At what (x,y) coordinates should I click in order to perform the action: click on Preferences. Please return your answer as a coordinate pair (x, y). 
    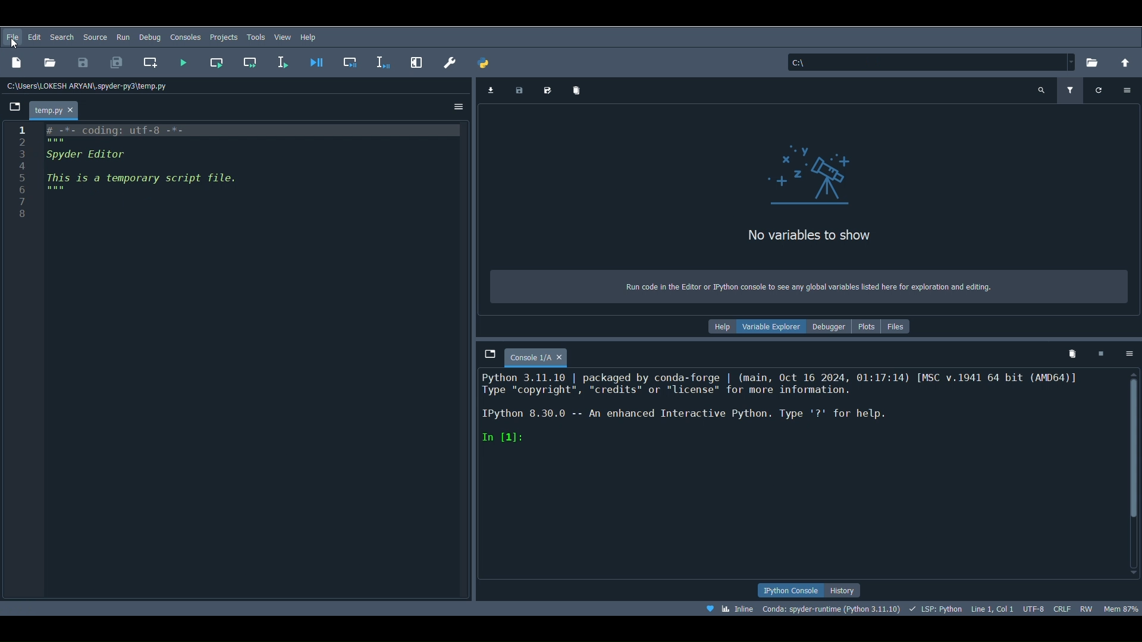
    Looking at the image, I should click on (450, 59).